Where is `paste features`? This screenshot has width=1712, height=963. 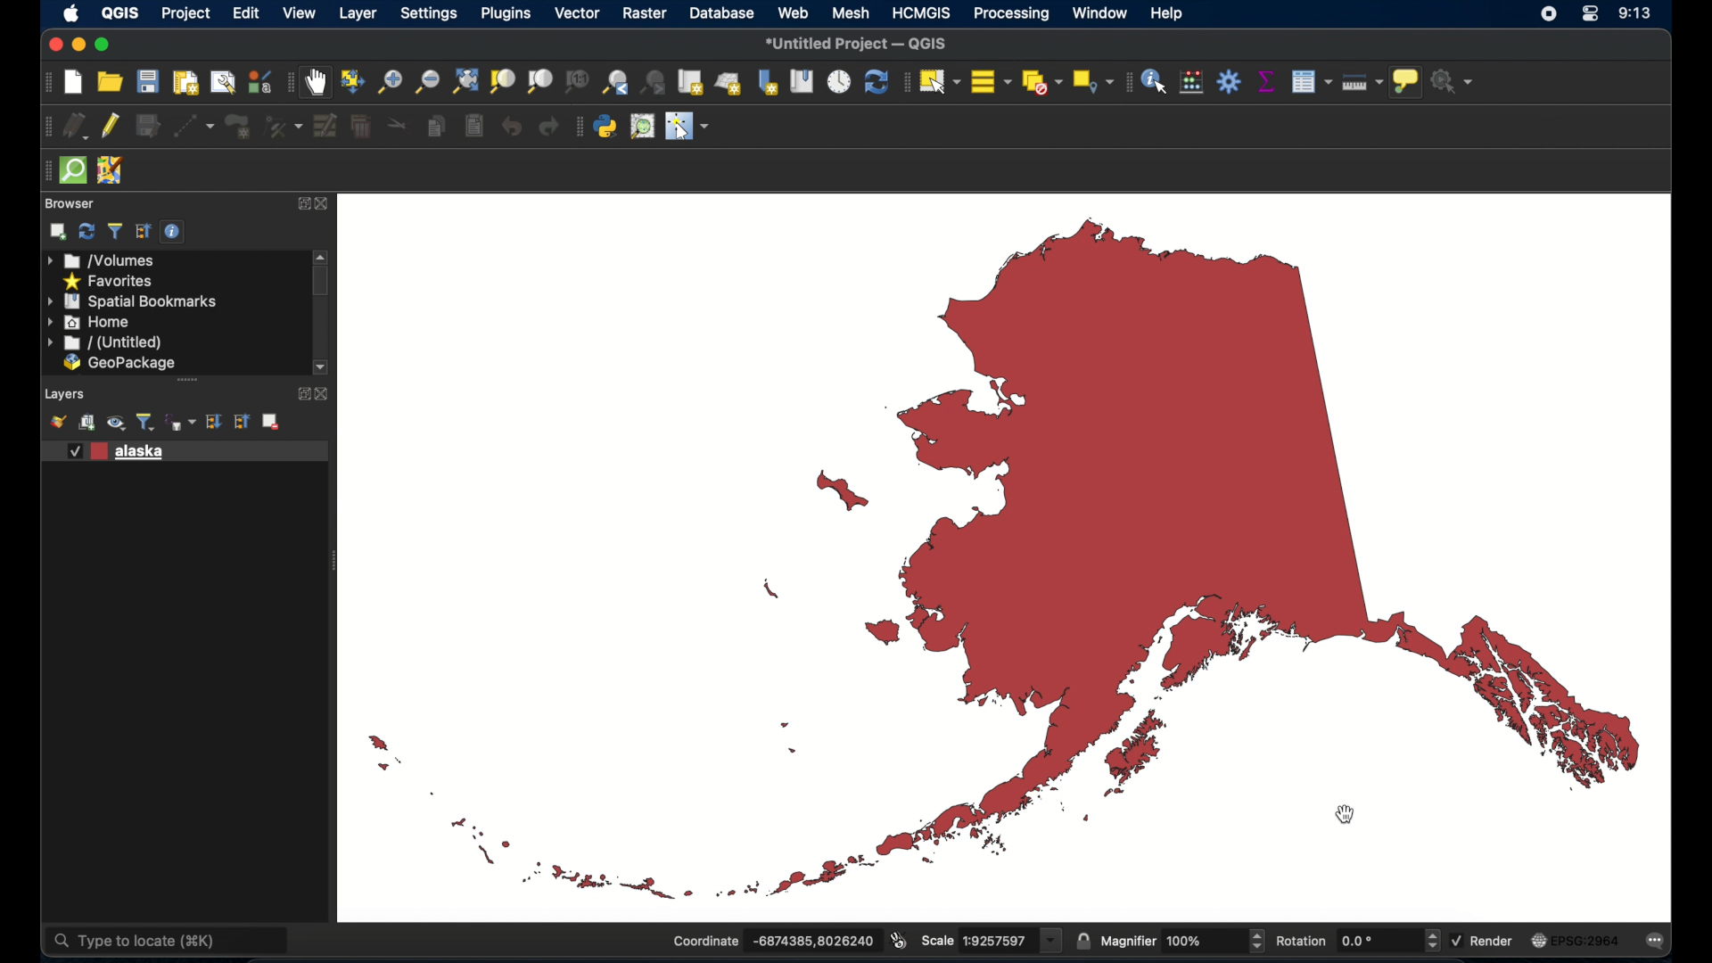
paste features is located at coordinates (474, 127).